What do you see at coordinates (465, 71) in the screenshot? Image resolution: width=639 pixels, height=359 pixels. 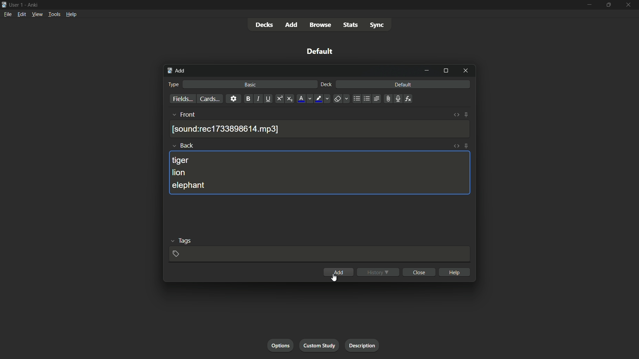 I see `close window` at bounding box center [465, 71].